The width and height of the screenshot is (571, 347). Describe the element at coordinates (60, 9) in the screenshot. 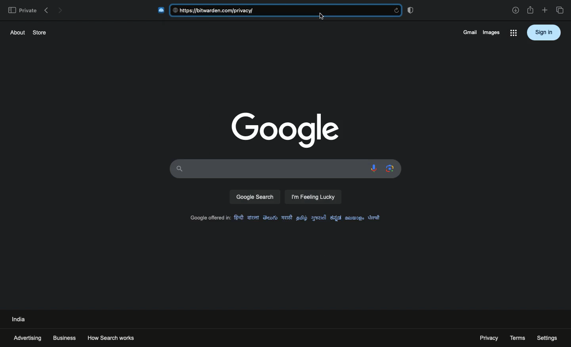

I see `next` at that location.